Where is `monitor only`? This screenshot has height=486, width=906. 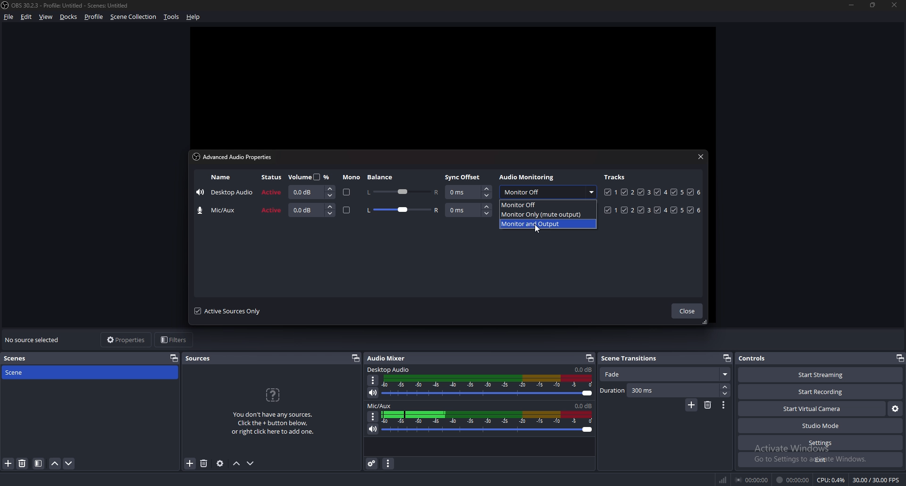
monitor only is located at coordinates (543, 214).